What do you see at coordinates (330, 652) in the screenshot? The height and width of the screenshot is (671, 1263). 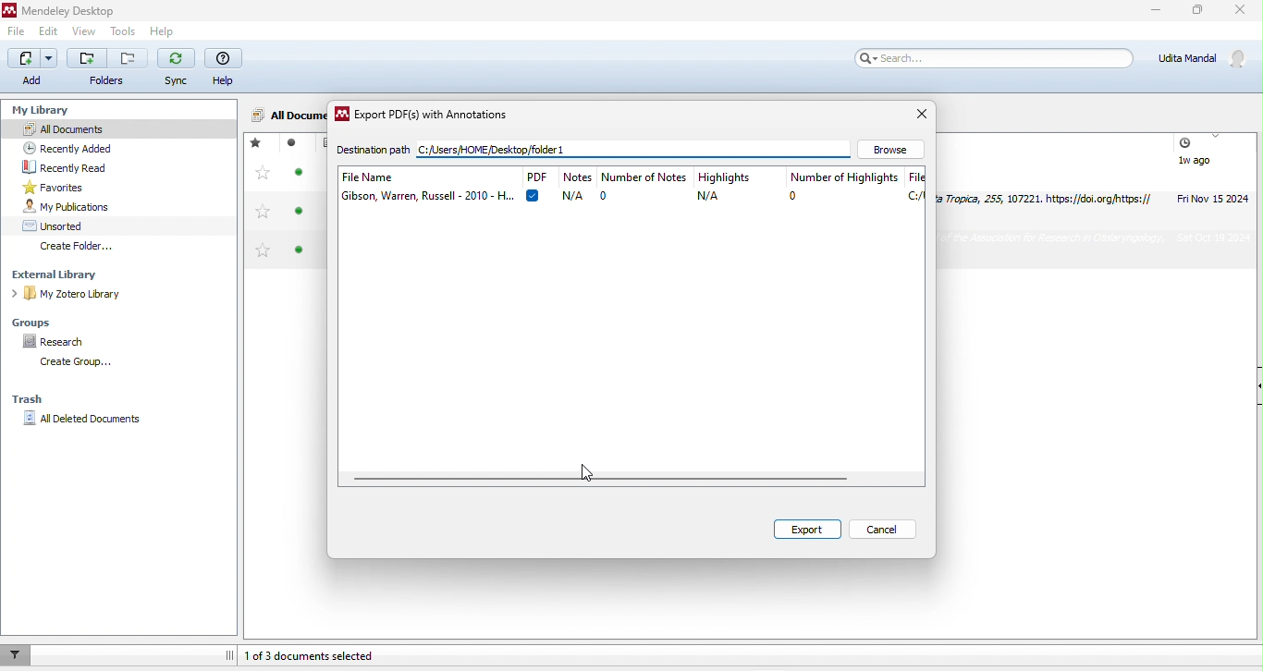 I see `1 of 3 documents selected` at bounding box center [330, 652].